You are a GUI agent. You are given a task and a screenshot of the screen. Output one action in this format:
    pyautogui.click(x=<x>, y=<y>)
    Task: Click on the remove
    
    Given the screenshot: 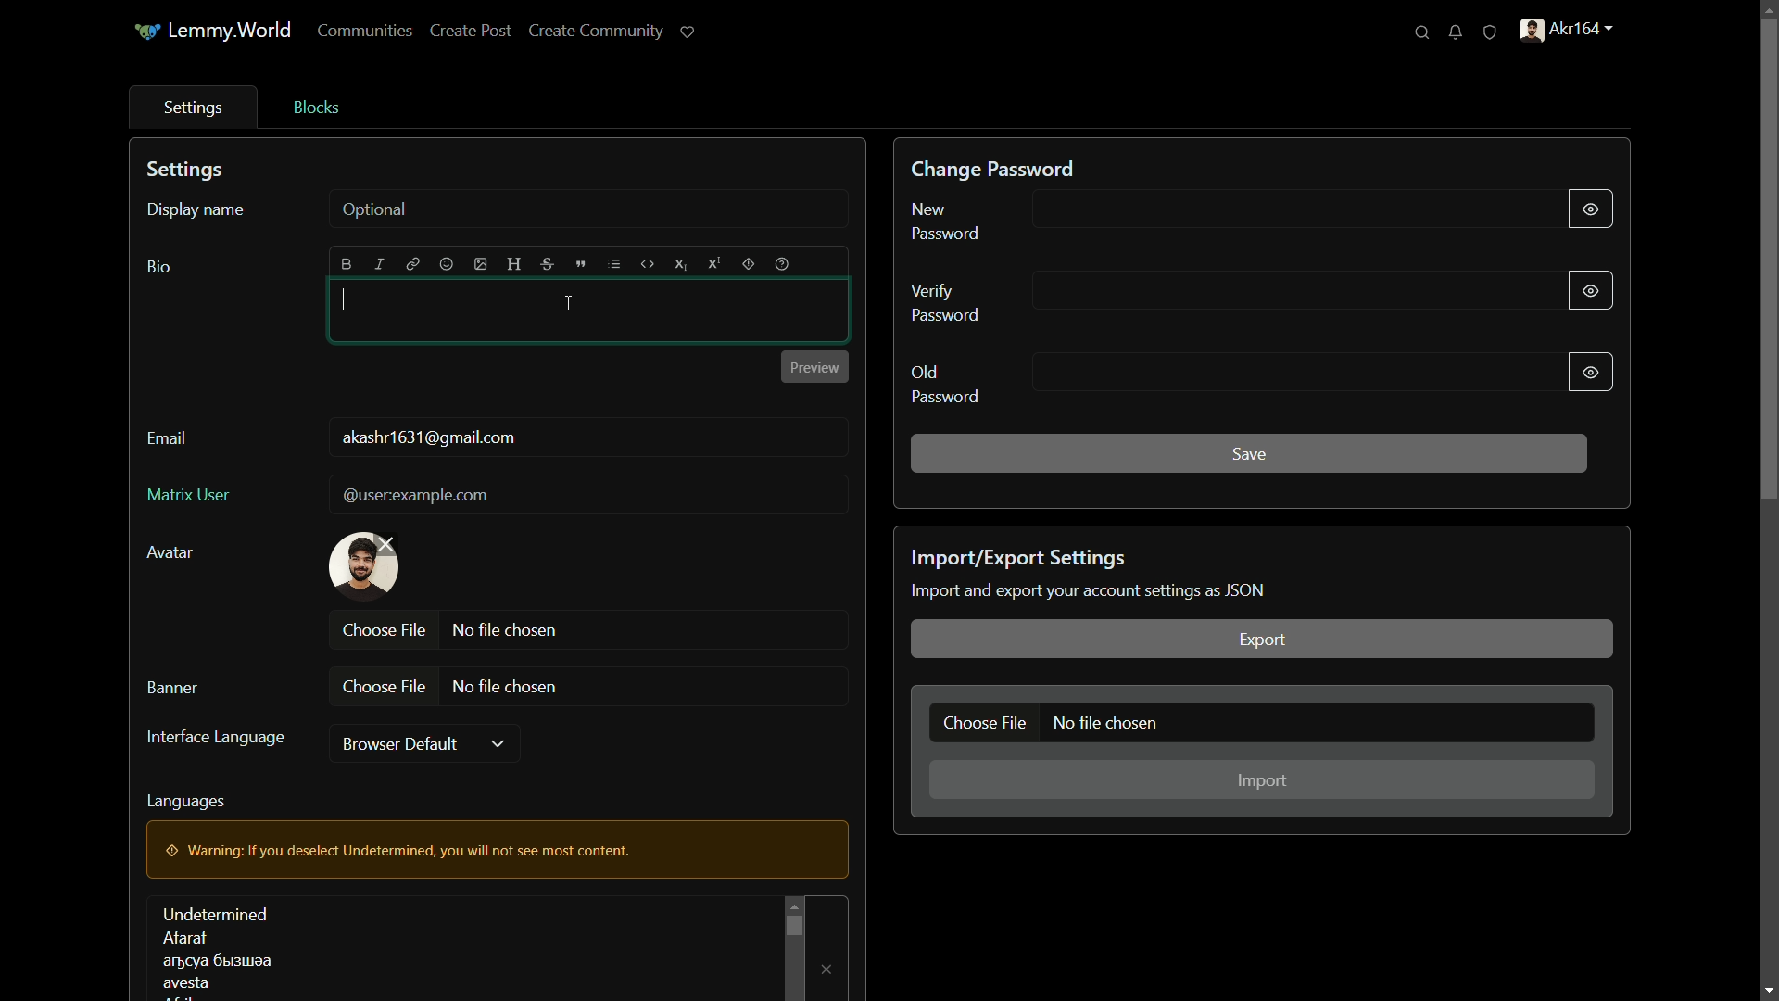 What is the action you would take?
    pyautogui.click(x=823, y=969)
    